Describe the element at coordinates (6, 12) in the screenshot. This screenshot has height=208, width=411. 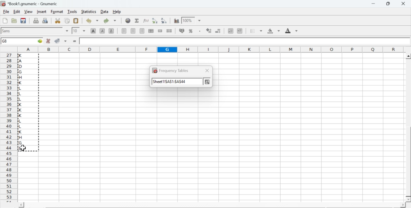
I see `file` at that location.